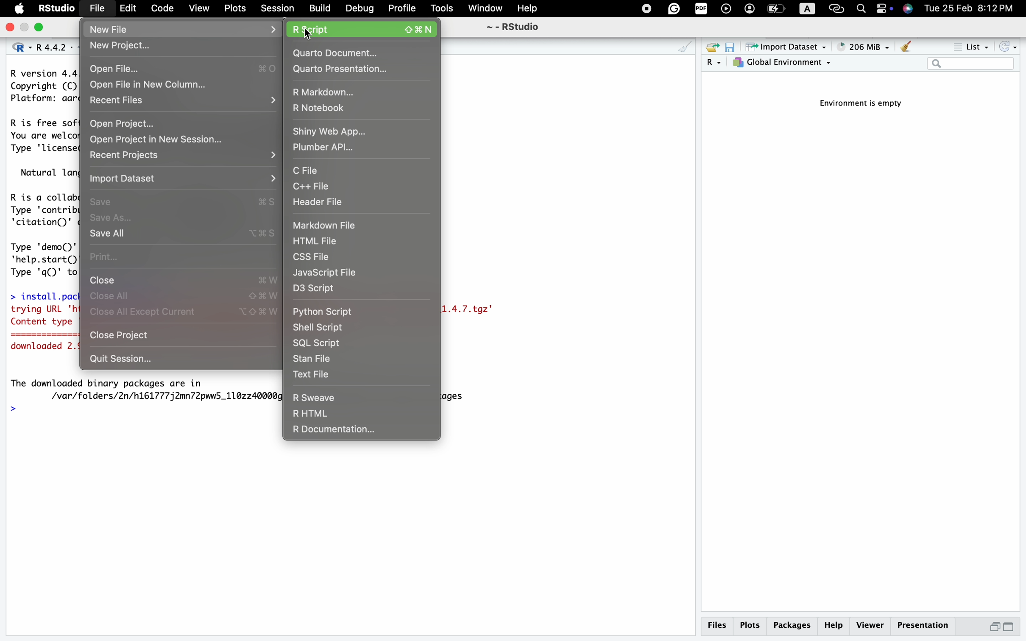 The image size is (1026, 641). I want to click on trying URL "https://cran.rstudio.com/bin/macosx/big-sur-armé4/contrib/4.4/RPostgres_1.4.7.tgz"
Content type 'application/x-gzip' length 3001229 bytes (2.9 MB), so click(43, 317).